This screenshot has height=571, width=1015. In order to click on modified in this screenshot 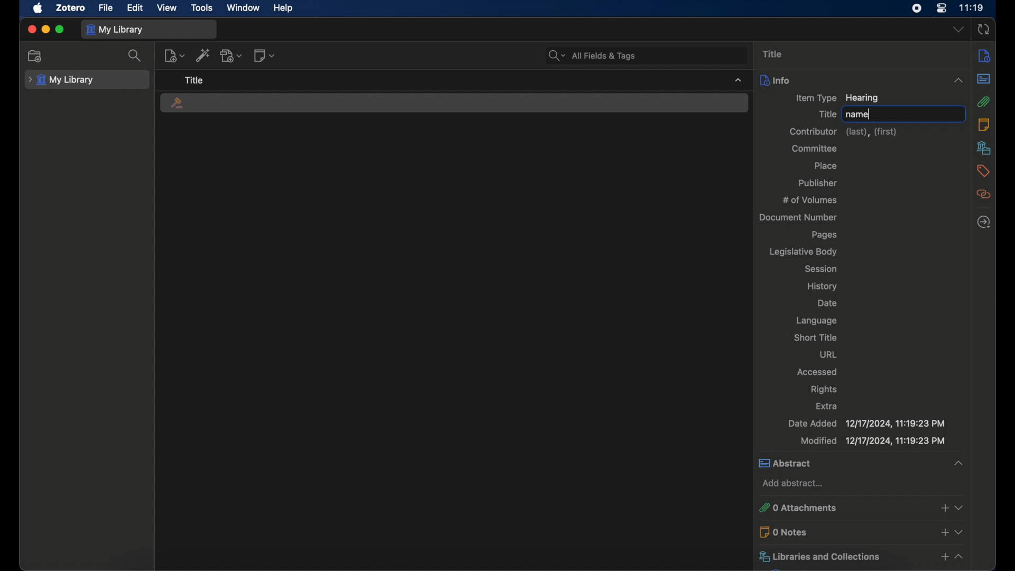, I will do `click(872, 442)`.